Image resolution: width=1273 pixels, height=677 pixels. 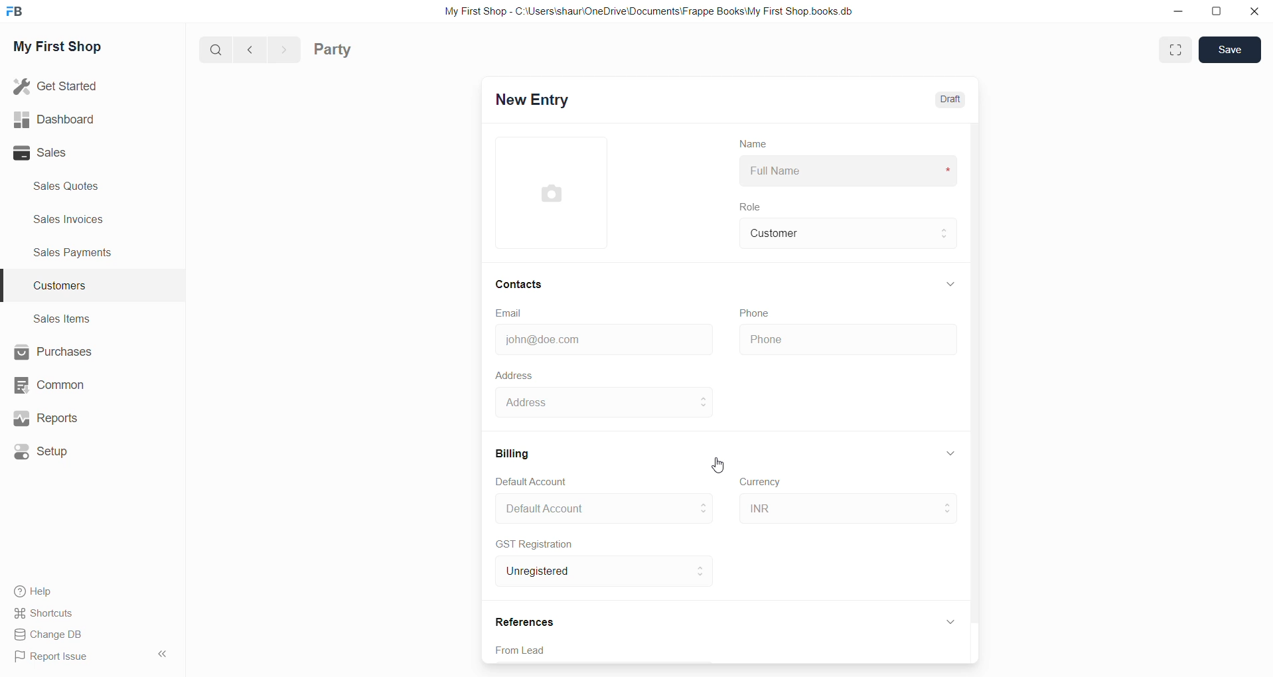 What do you see at coordinates (283, 50) in the screenshot?
I see `go forward` at bounding box center [283, 50].